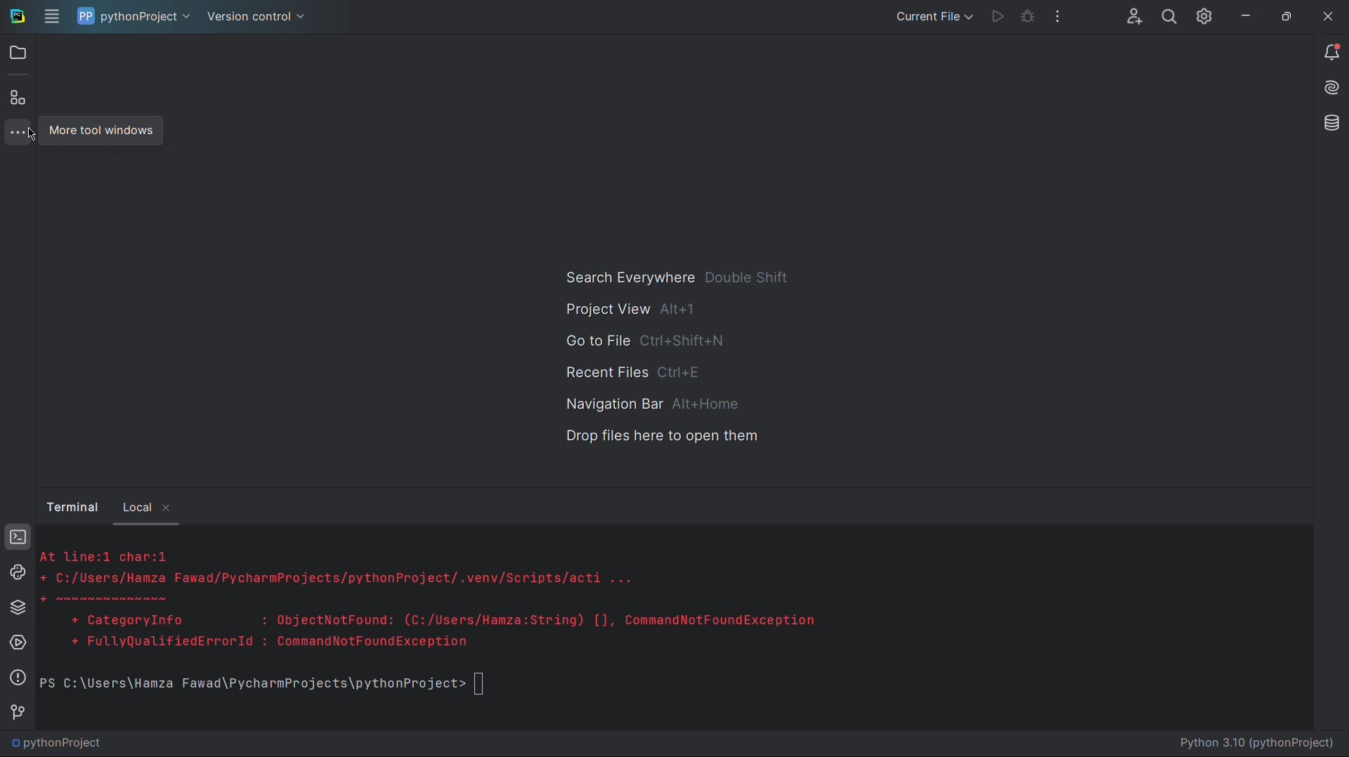  I want to click on Application Menu, so click(52, 15).